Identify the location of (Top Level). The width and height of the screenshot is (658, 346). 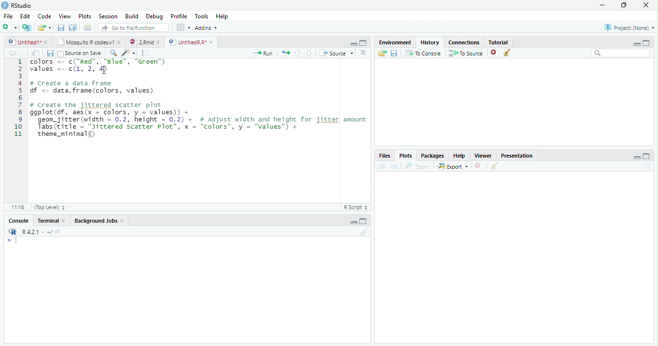
(49, 207).